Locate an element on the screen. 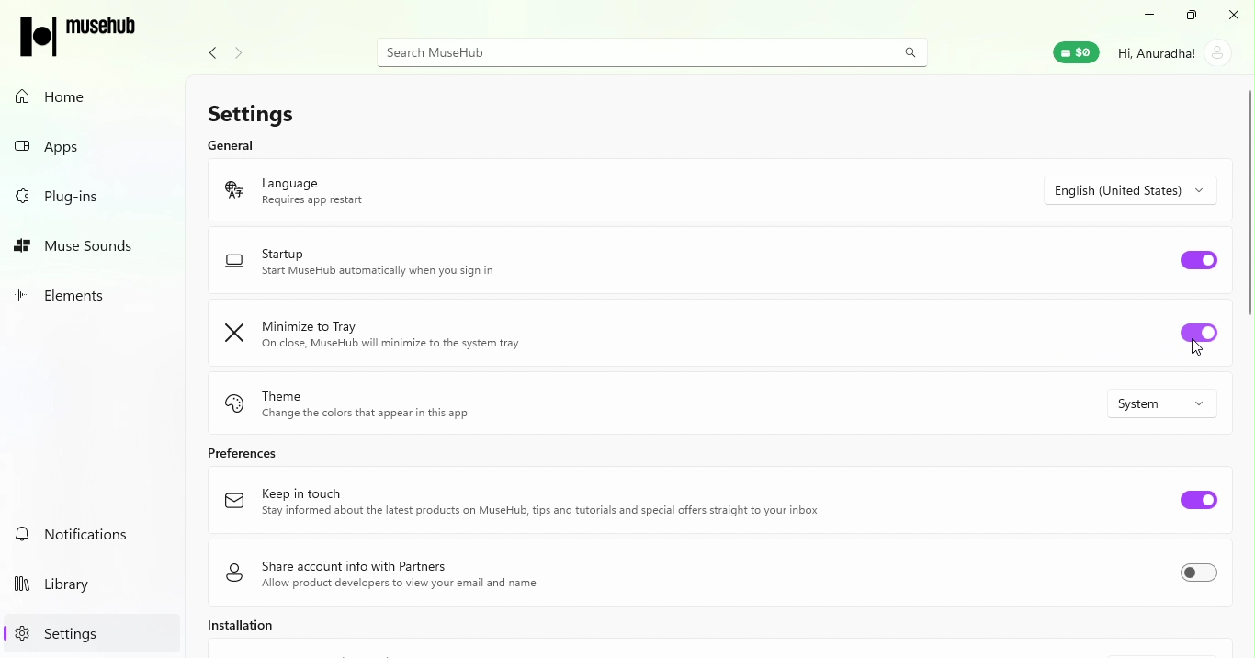 Image resolution: width=1255 pixels, height=658 pixels. Preferences is located at coordinates (253, 458).